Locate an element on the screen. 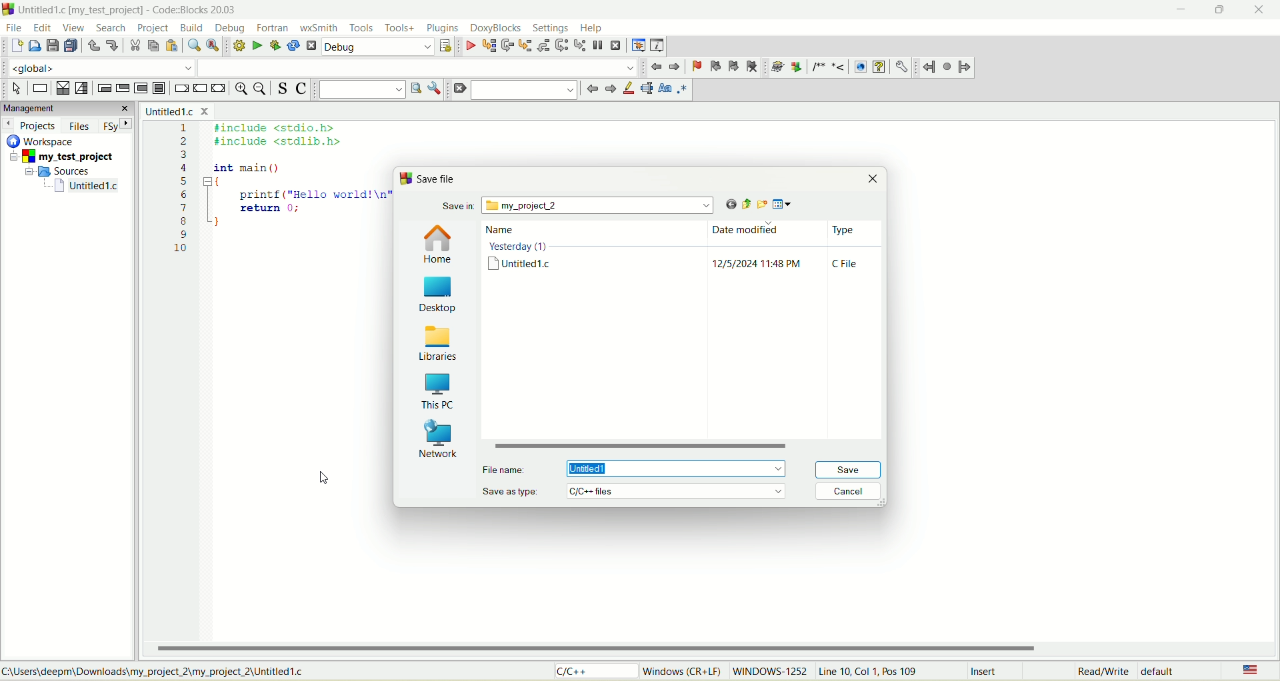 The width and height of the screenshot is (1280, 681). name is located at coordinates (523, 251).